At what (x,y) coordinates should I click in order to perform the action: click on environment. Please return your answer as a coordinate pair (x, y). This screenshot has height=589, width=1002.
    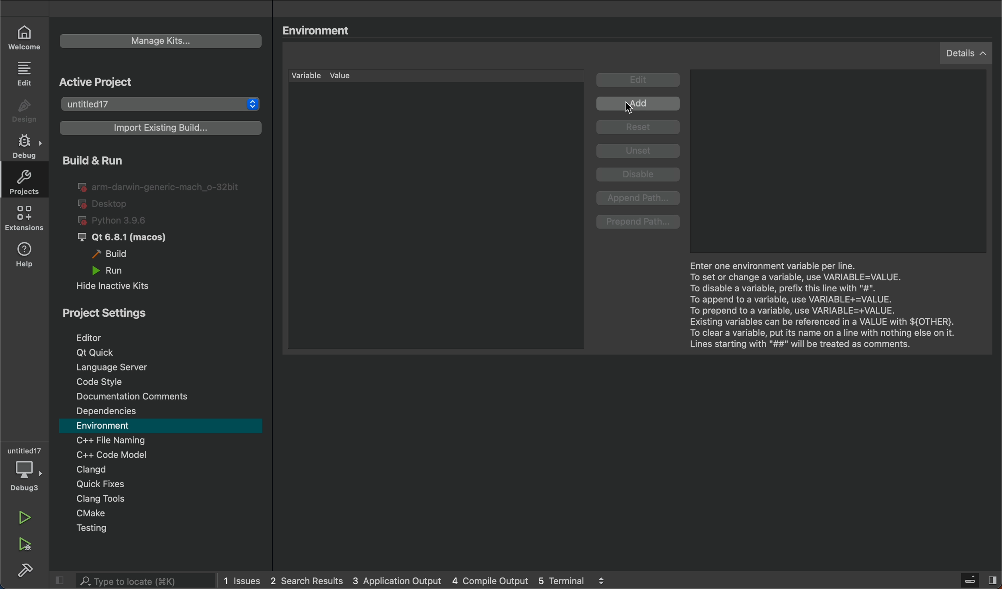
    Looking at the image, I should click on (162, 426).